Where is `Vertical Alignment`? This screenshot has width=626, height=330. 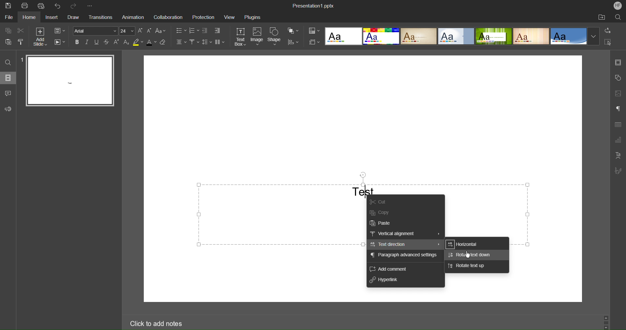 Vertical Alignment is located at coordinates (194, 43).